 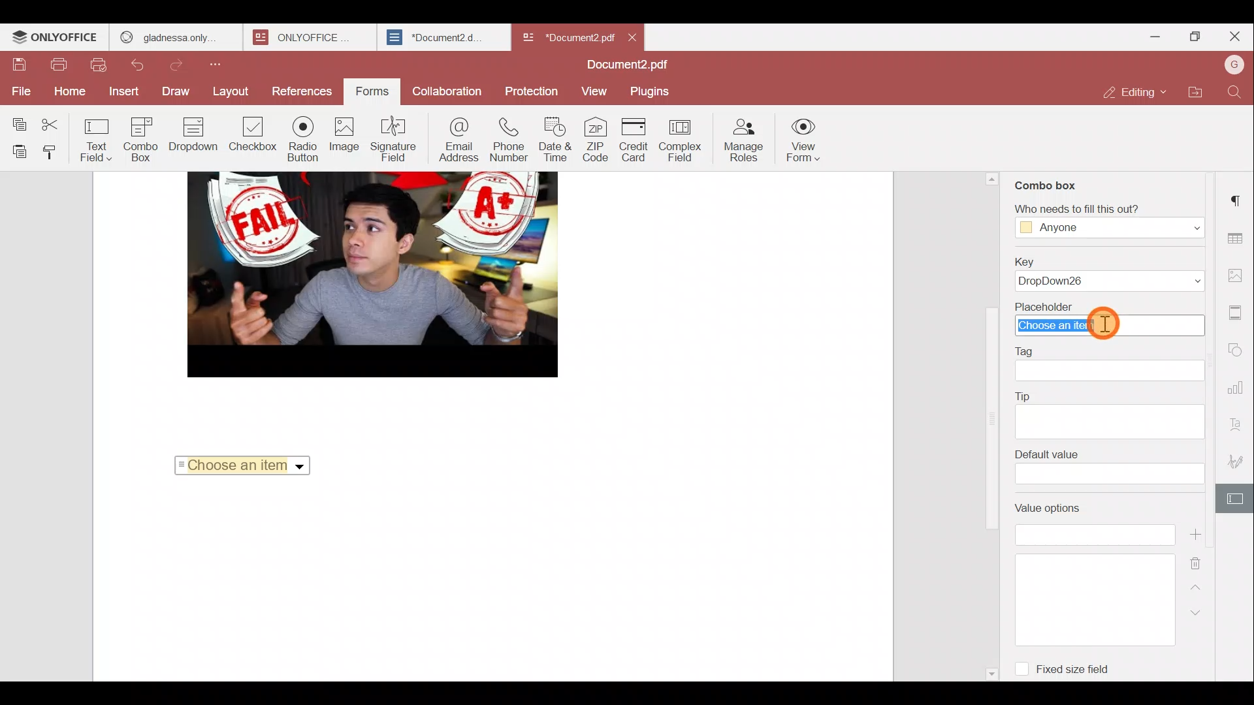 What do you see at coordinates (368, 92) in the screenshot?
I see `Forms` at bounding box center [368, 92].